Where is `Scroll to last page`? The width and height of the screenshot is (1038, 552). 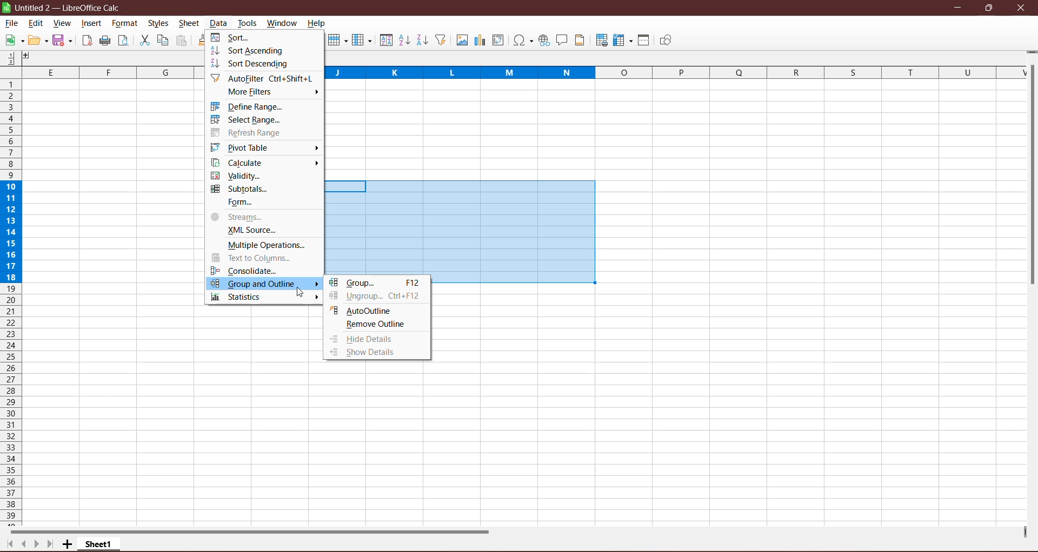
Scroll to last page is located at coordinates (49, 545).